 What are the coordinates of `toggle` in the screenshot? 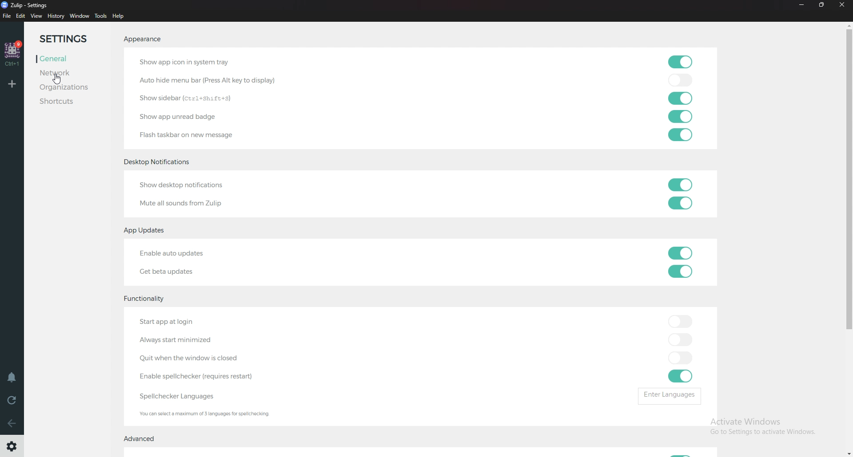 It's located at (681, 117).